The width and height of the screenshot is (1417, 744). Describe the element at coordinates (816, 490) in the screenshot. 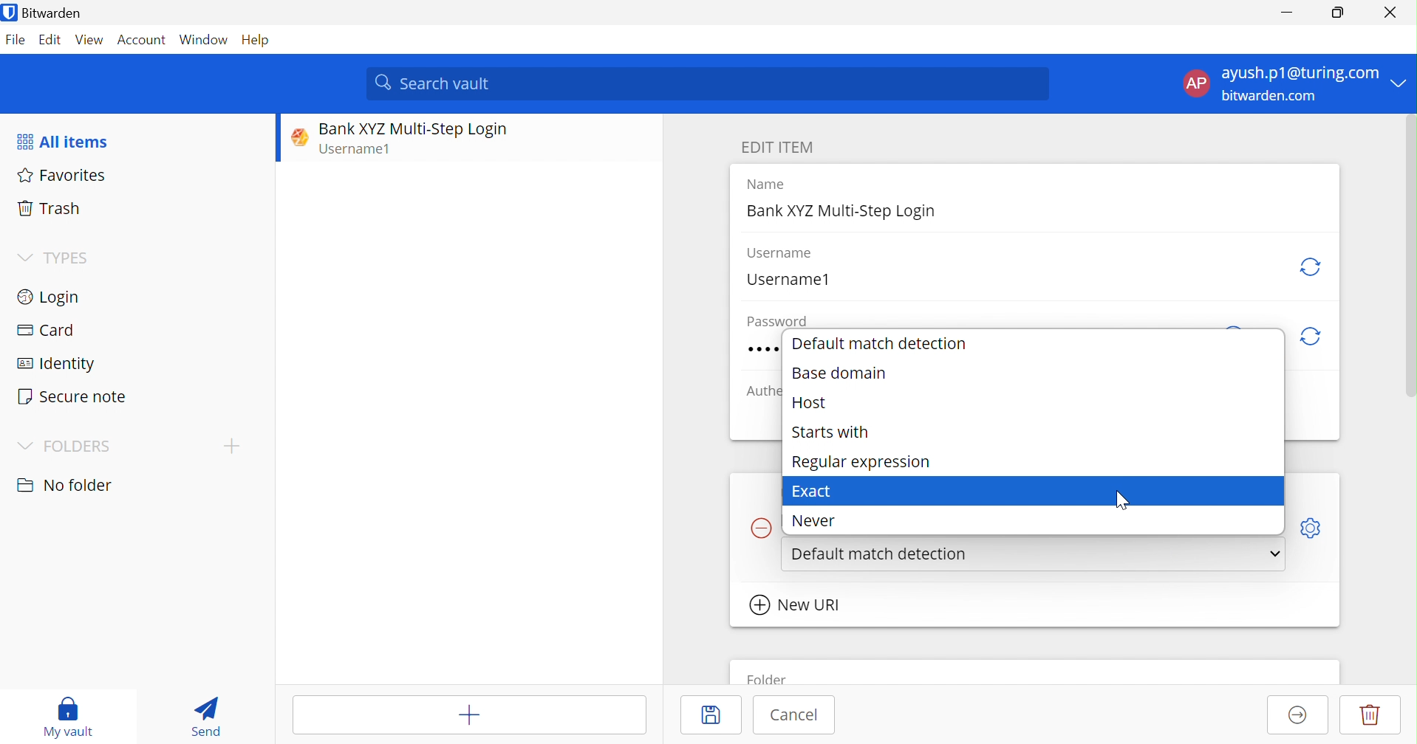

I see `Exact` at that location.